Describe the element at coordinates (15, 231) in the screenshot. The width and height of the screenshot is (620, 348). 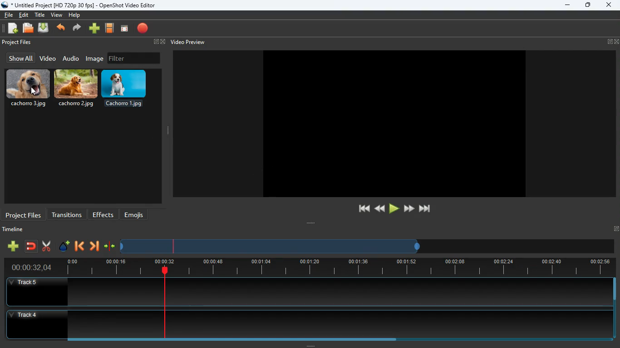
I see `timeline` at that location.